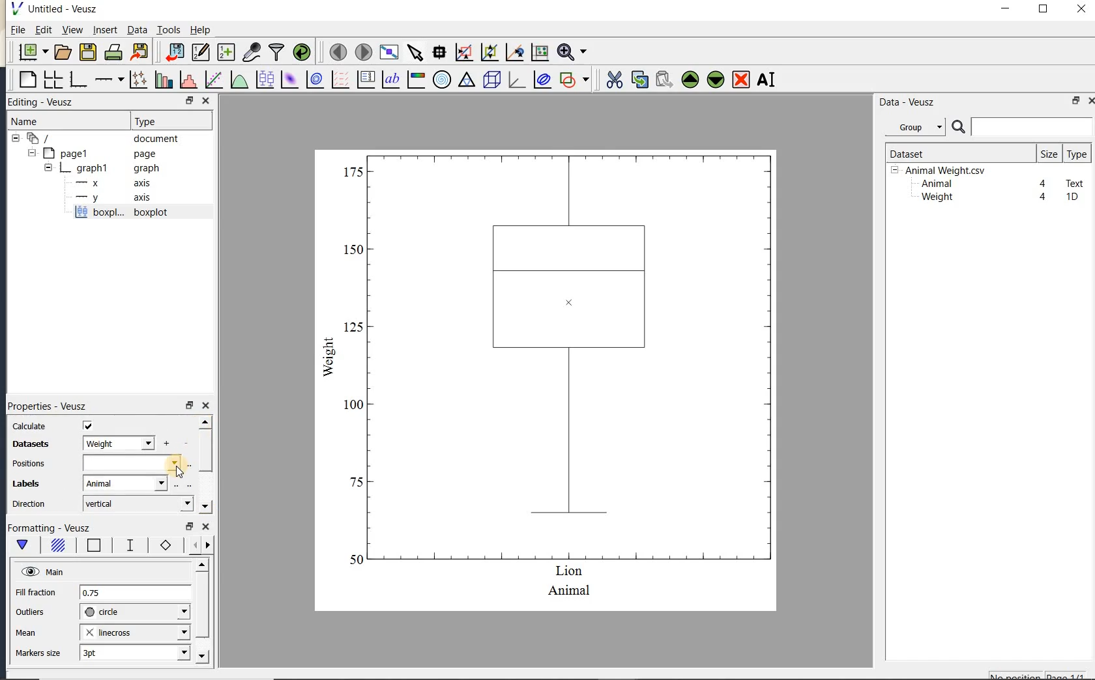 This screenshot has height=680, width=1095. Describe the element at coordinates (113, 52) in the screenshot. I see `print the document` at that location.